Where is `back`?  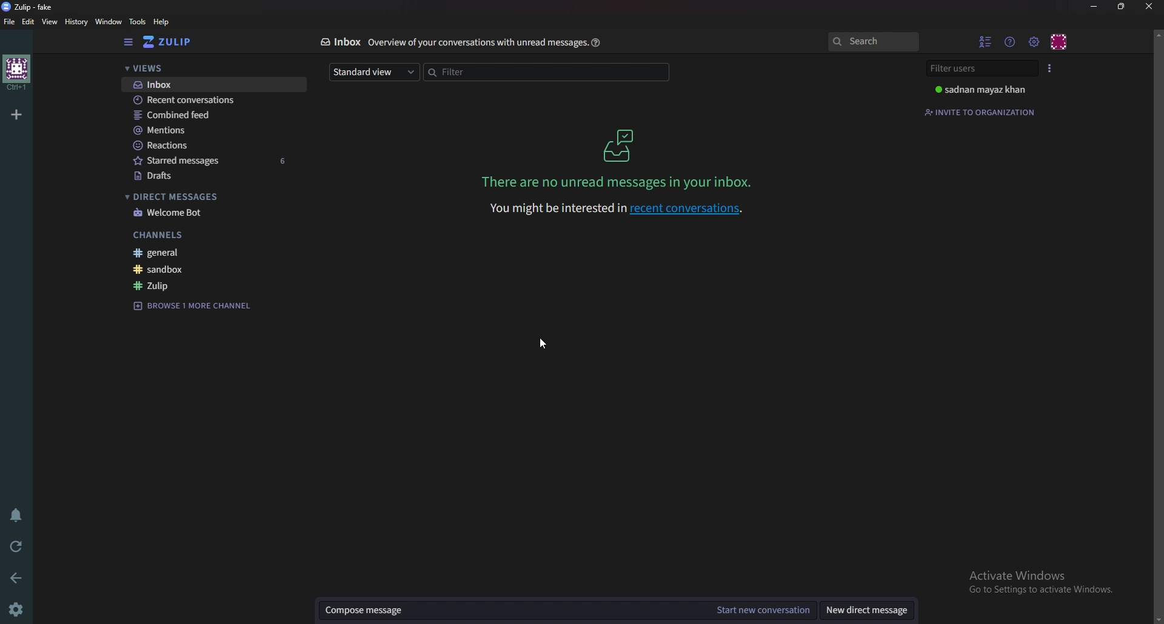 back is located at coordinates (16, 578).